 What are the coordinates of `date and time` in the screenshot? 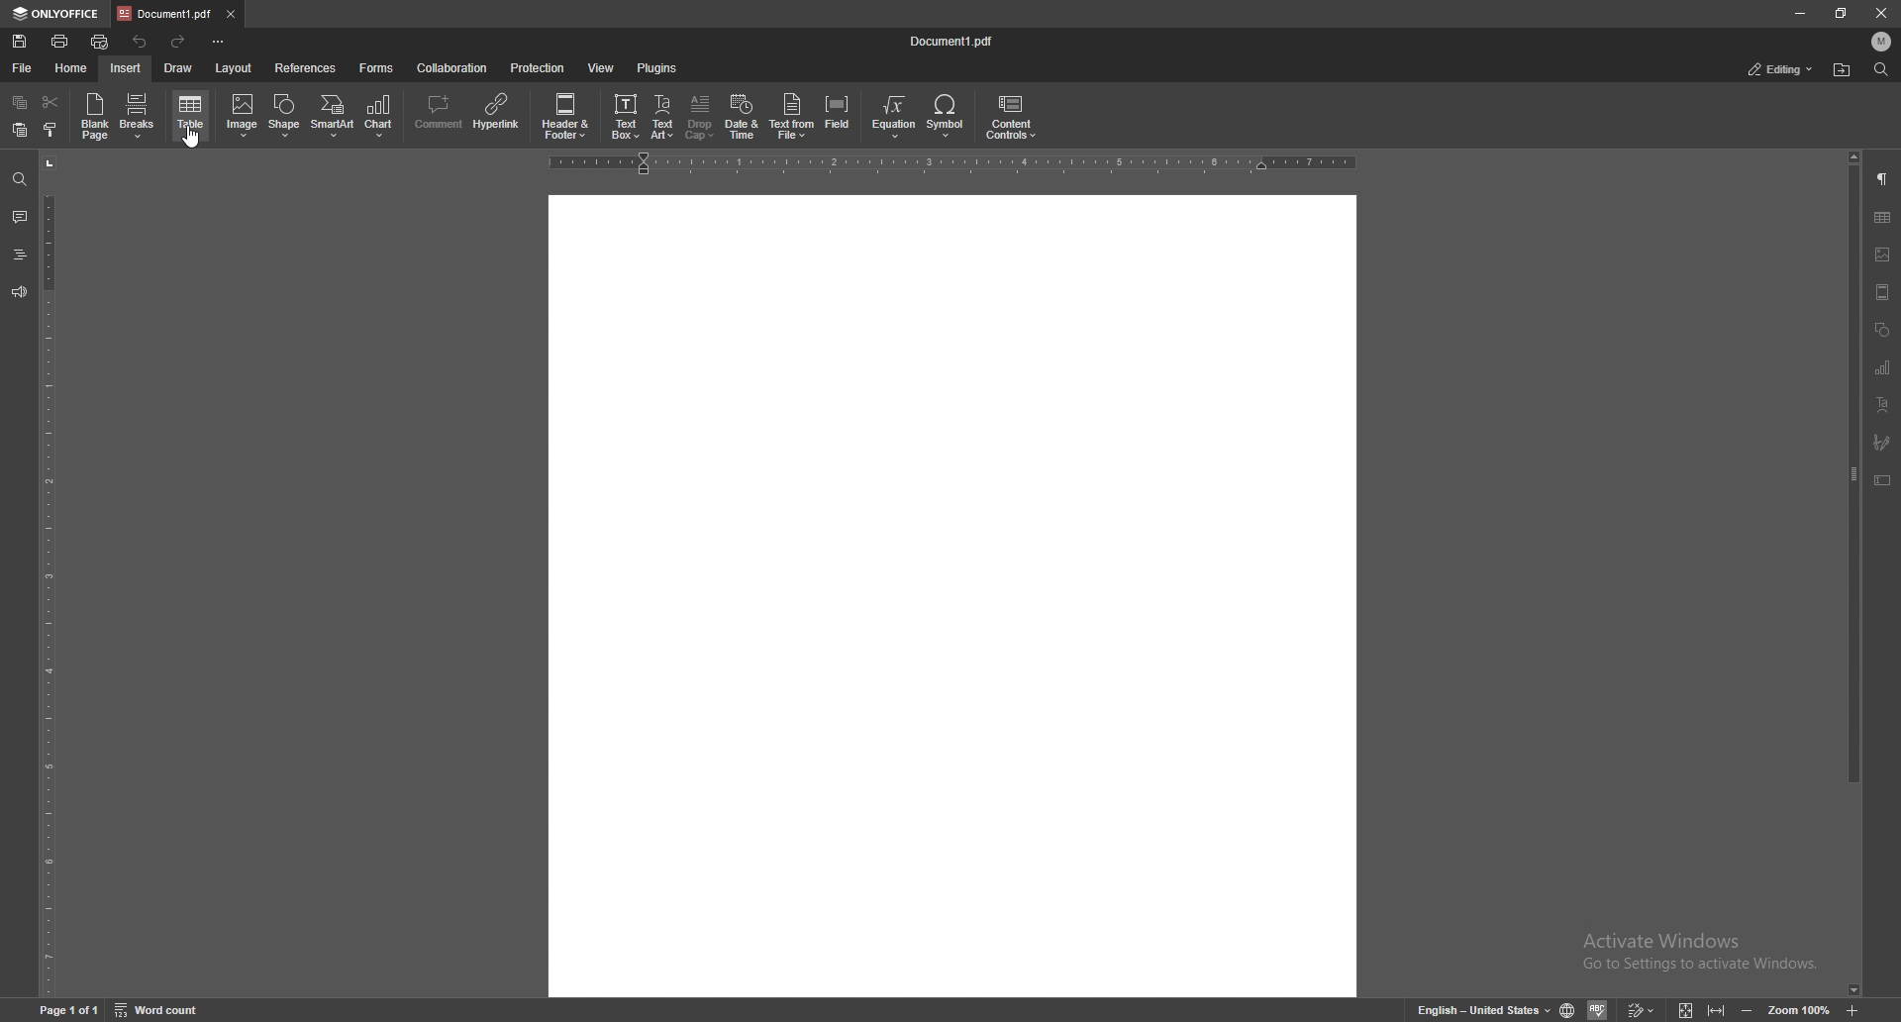 It's located at (742, 118).